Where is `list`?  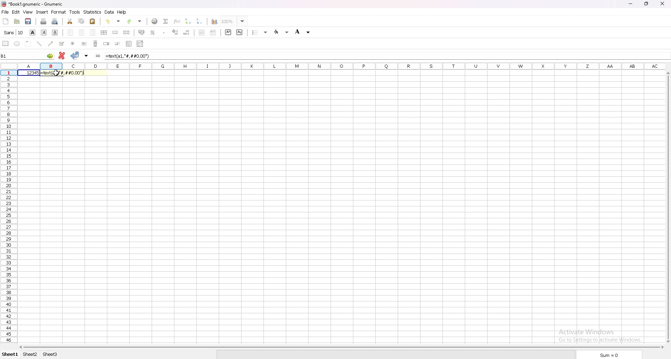
list is located at coordinates (129, 44).